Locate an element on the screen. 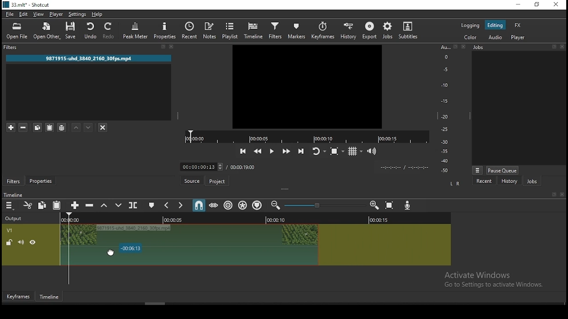 The height and width of the screenshot is (319, 568). copy selected filter is located at coordinates (37, 126).